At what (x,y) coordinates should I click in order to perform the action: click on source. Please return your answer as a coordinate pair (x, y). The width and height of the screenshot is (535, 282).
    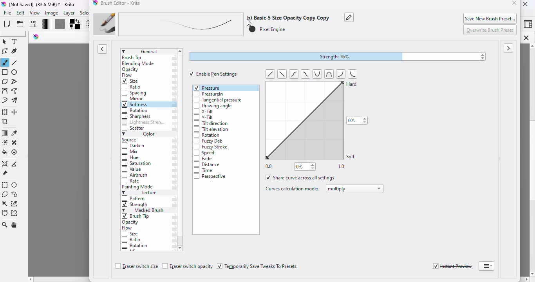
    Looking at the image, I should click on (131, 140).